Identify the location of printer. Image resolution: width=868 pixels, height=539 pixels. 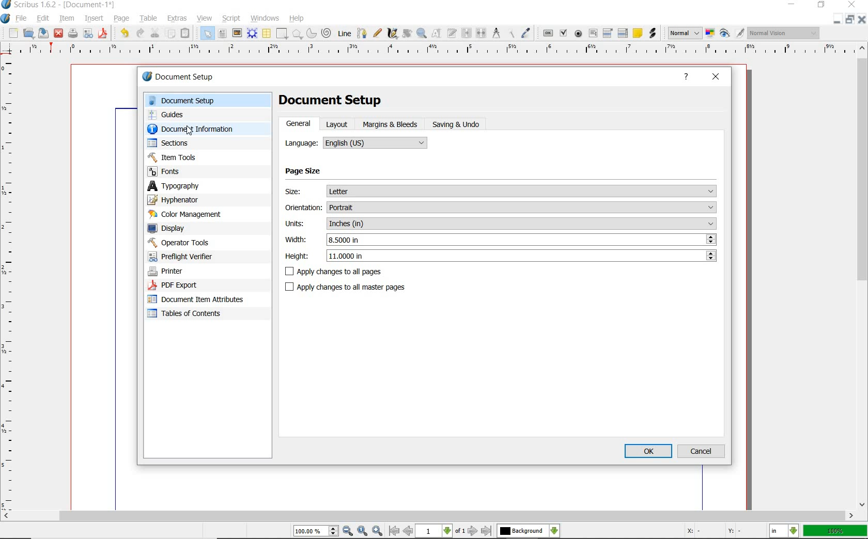
(190, 272).